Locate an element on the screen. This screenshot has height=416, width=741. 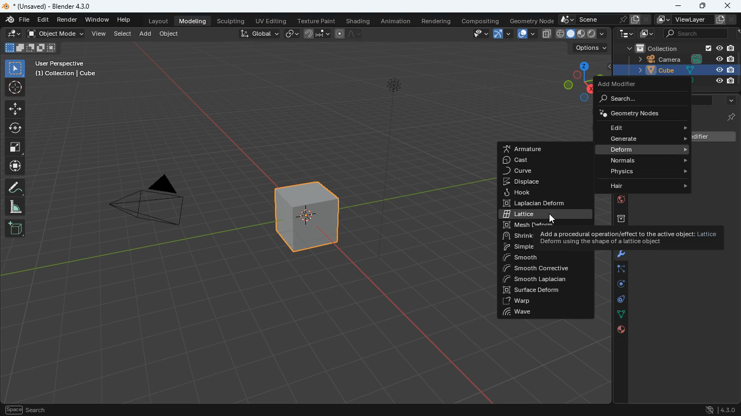
maximize is located at coordinates (703, 6).